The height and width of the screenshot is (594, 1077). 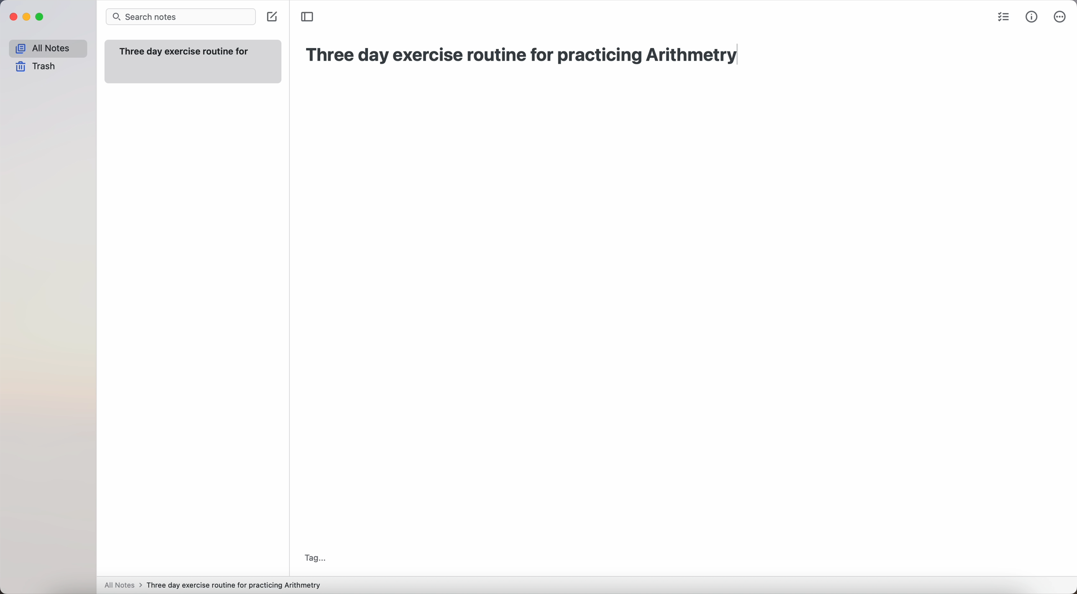 I want to click on all notes, so click(x=123, y=584).